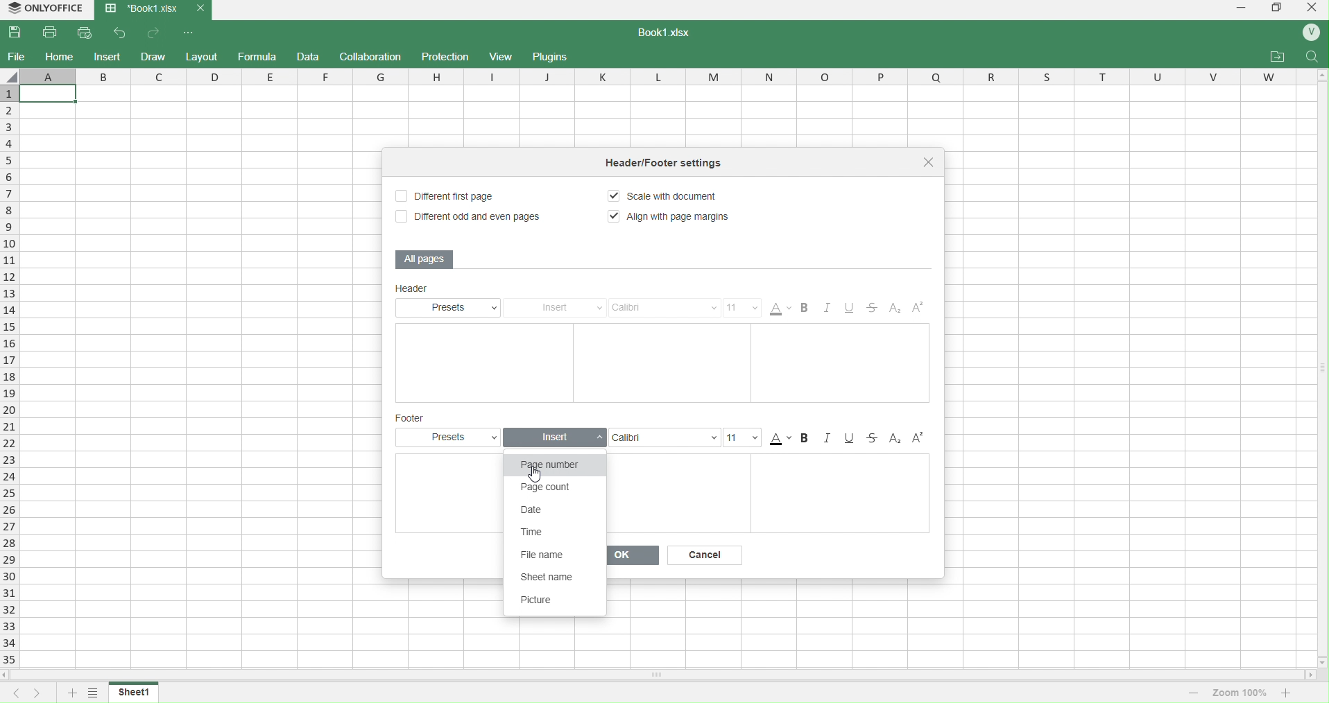 This screenshot has width=1329, height=703. Describe the element at coordinates (667, 76) in the screenshot. I see `column` at that location.